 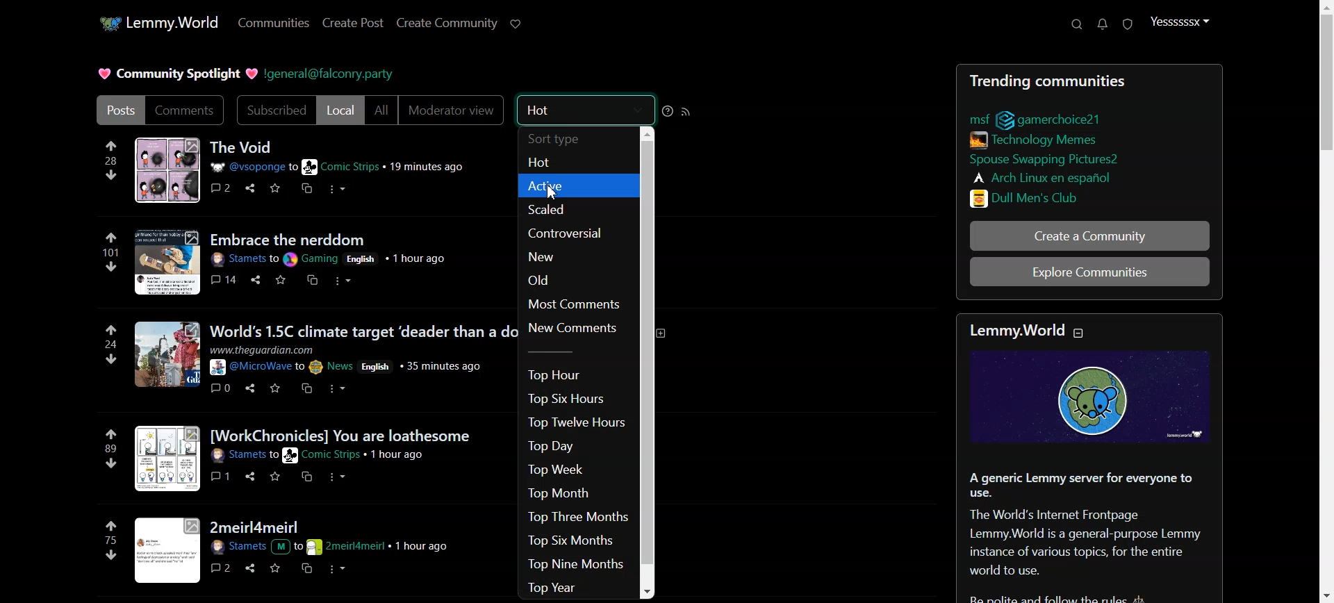 I want to click on Top Year, so click(x=575, y=586).